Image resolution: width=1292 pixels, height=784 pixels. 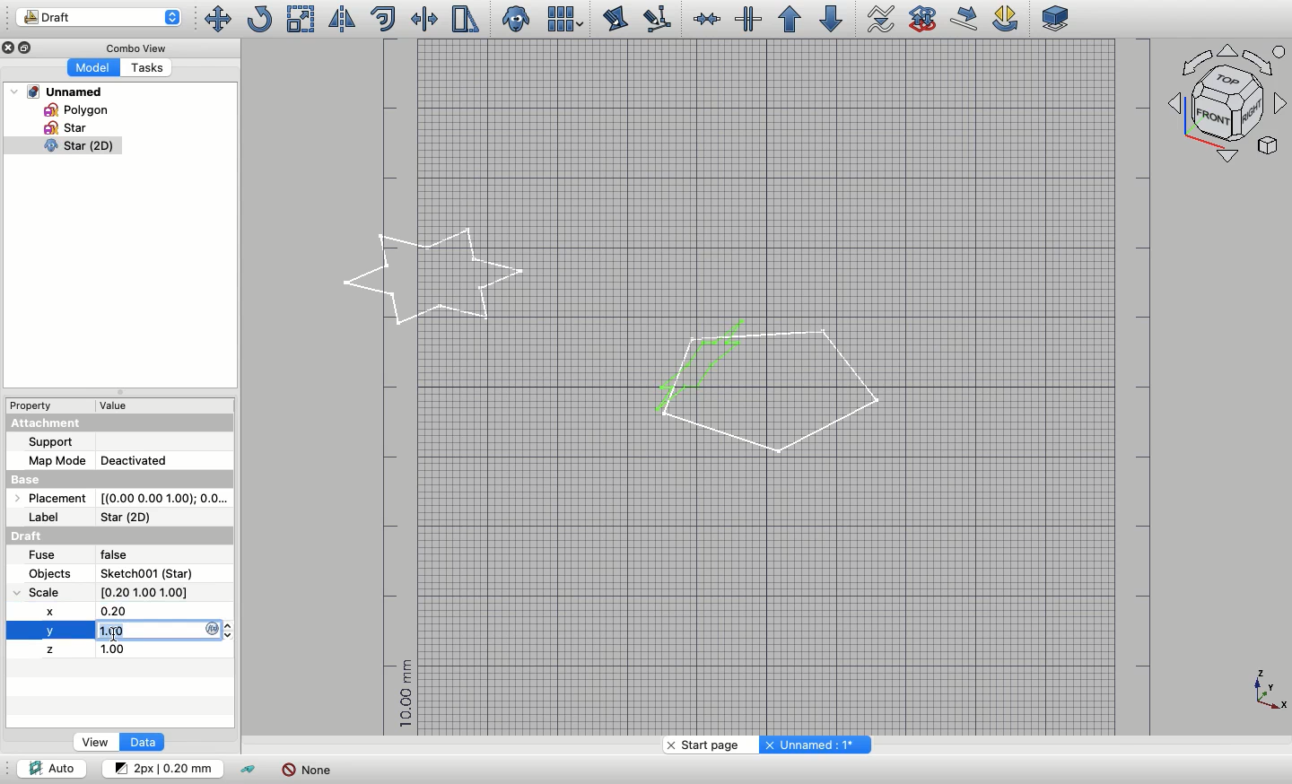 What do you see at coordinates (790, 20) in the screenshot?
I see `Upgrade` at bounding box center [790, 20].